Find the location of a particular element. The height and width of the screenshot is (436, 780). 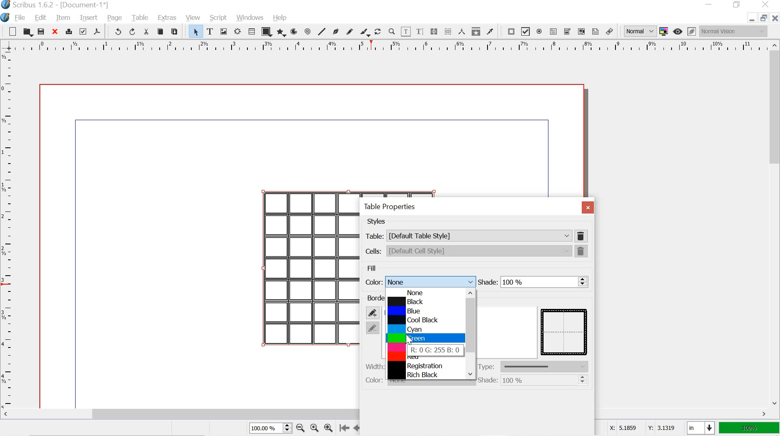

normal is located at coordinates (637, 30).